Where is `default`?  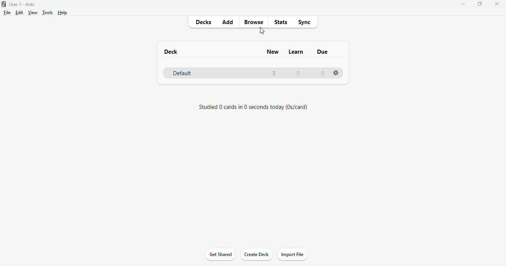 default is located at coordinates (182, 73).